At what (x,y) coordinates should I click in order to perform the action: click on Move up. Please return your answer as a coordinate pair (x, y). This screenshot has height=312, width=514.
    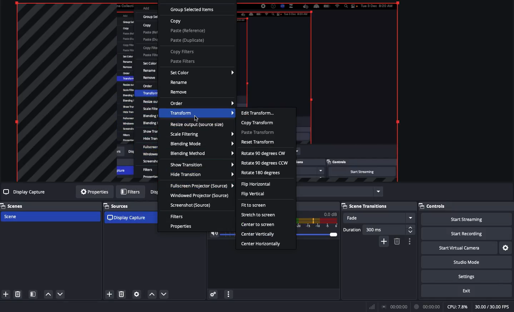
    Looking at the image, I should click on (49, 295).